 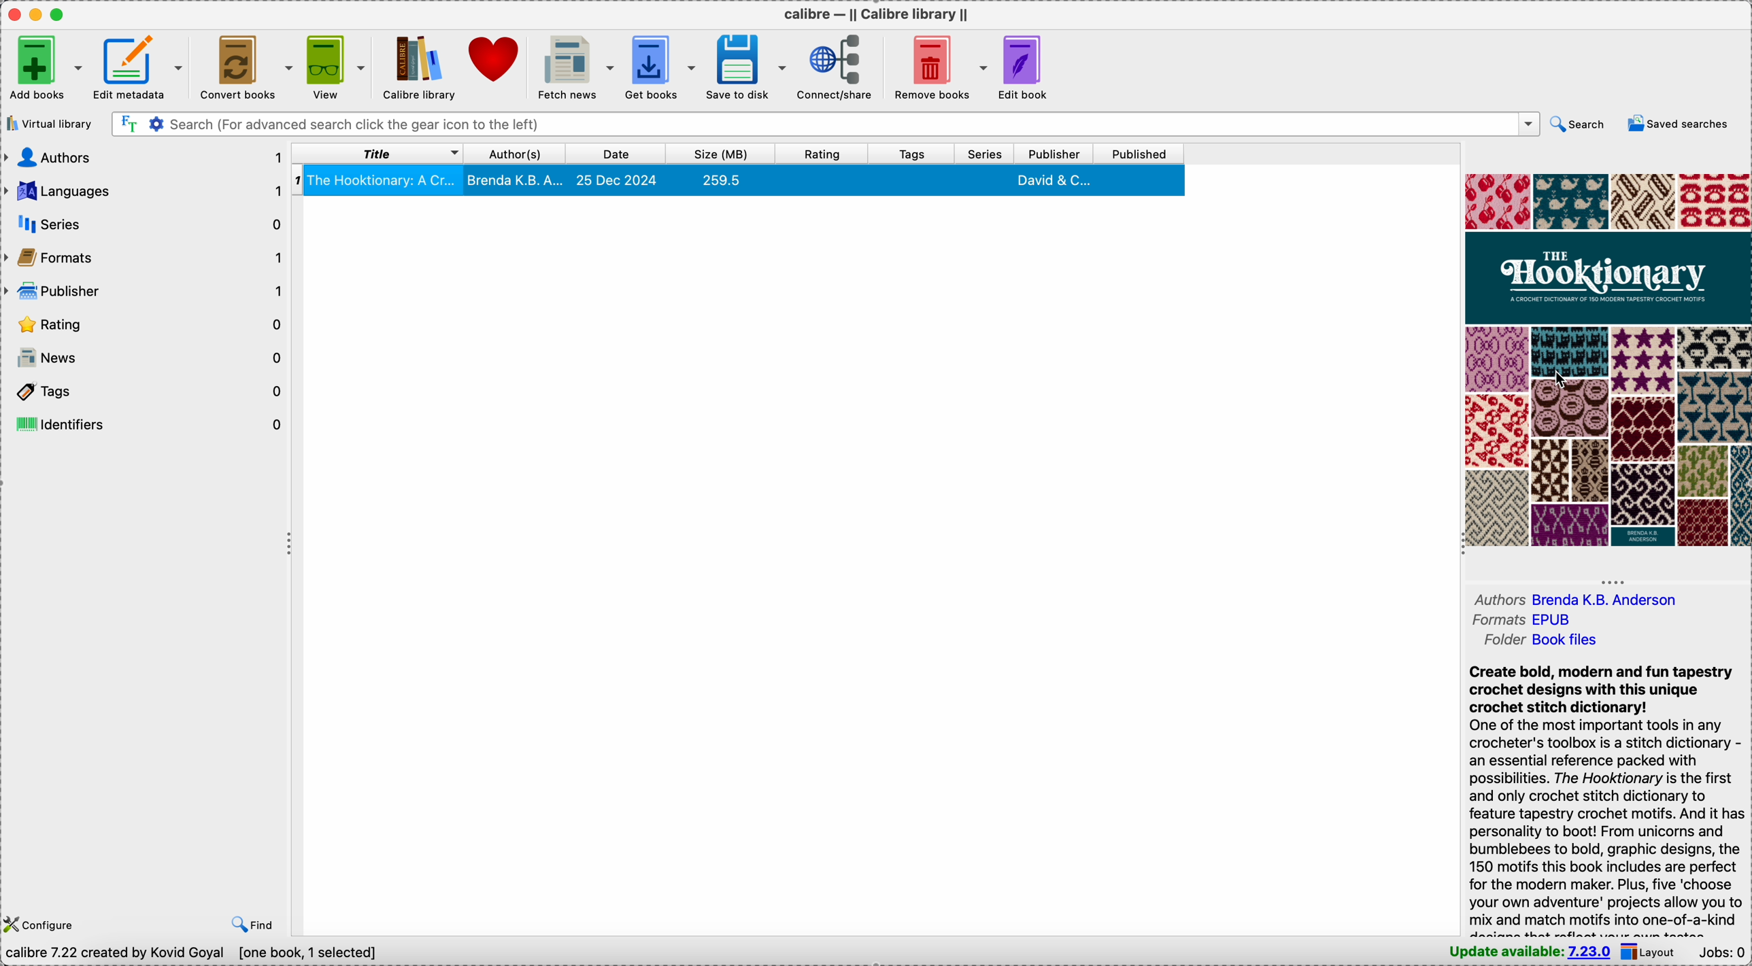 I want to click on cursor, so click(x=1551, y=378).